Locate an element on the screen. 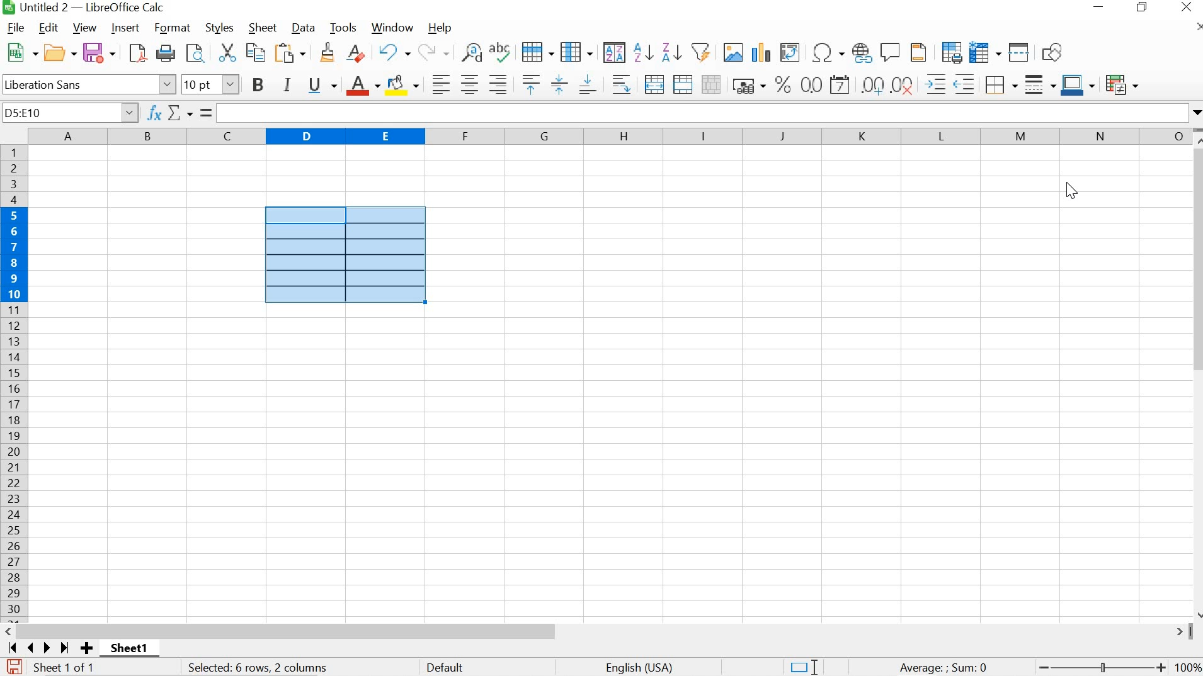 The height and width of the screenshot is (676, 1203). insert image is located at coordinates (732, 50).